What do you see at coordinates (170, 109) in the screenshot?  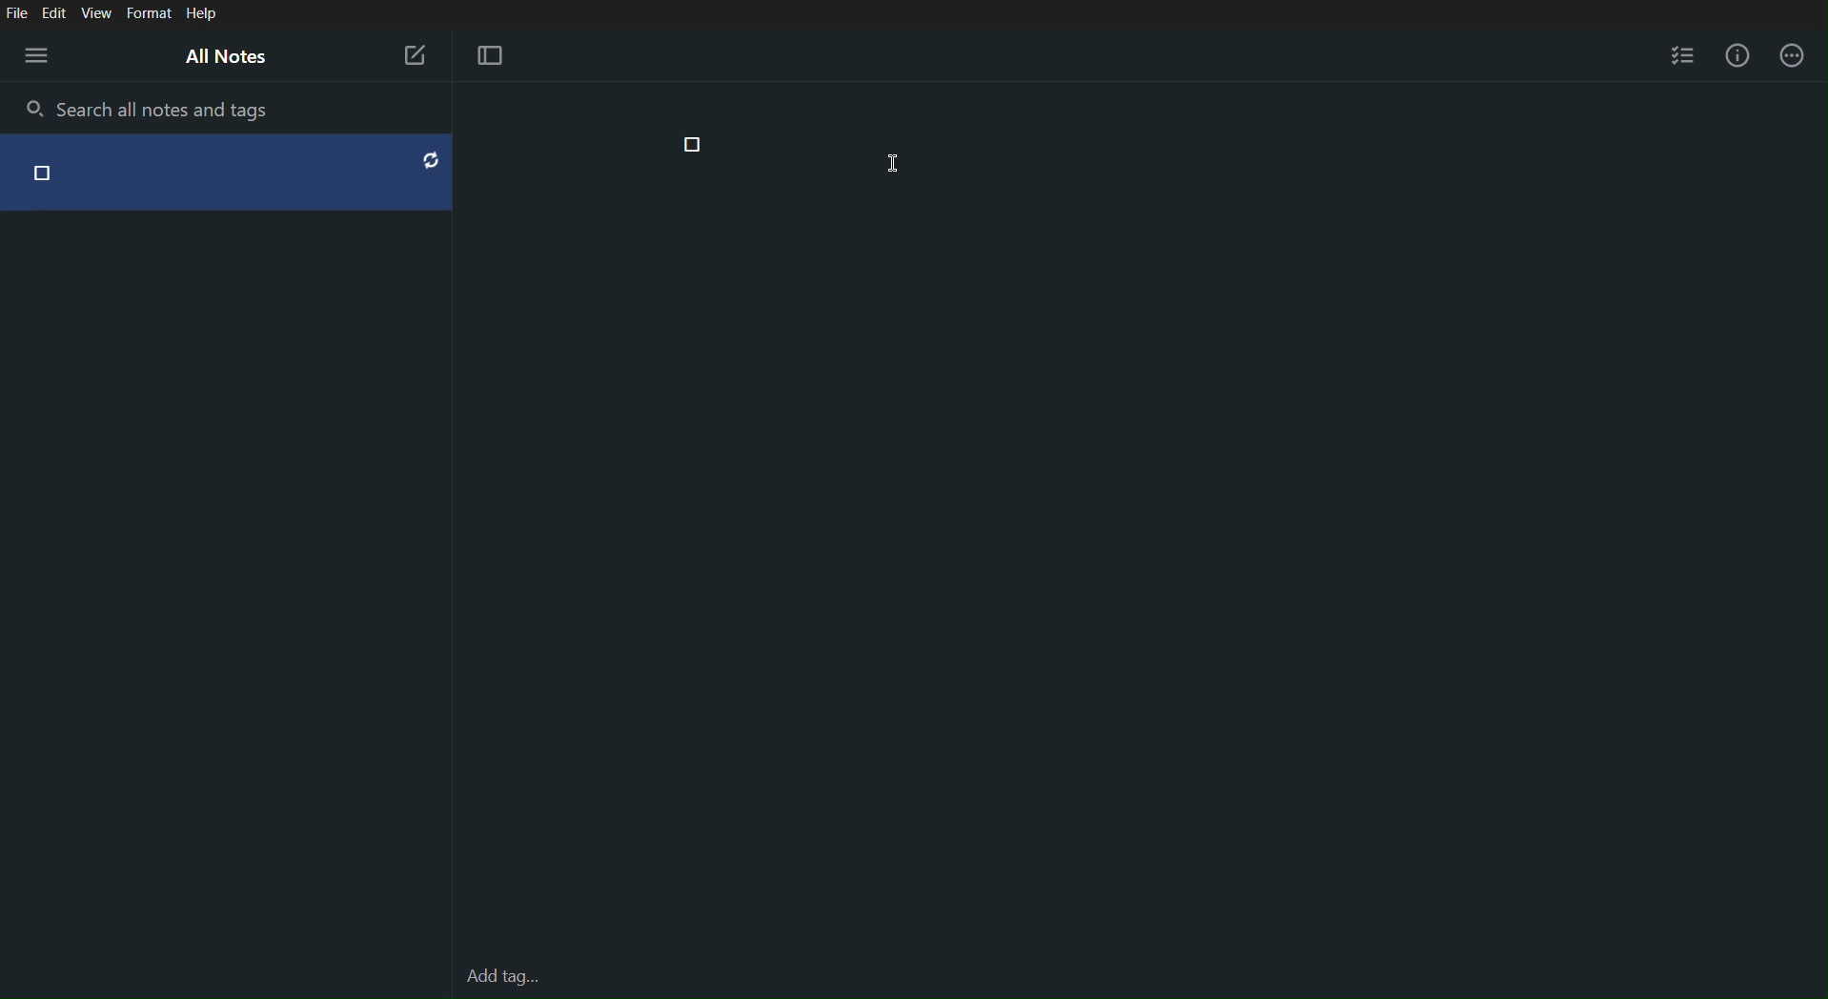 I see `Search all notes and tags` at bounding box center [170, 109].